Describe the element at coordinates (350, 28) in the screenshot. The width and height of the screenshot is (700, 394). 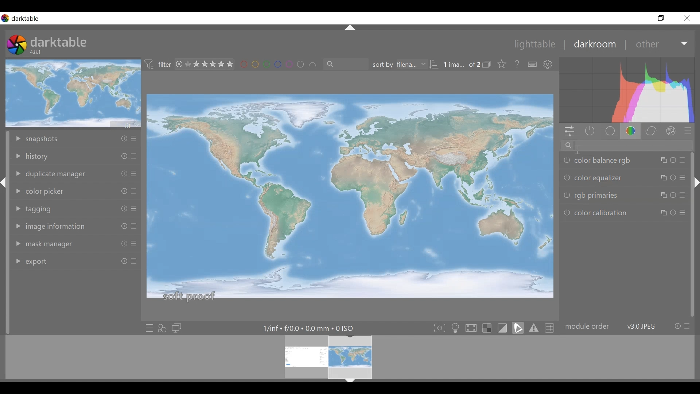
I see `` at that location.